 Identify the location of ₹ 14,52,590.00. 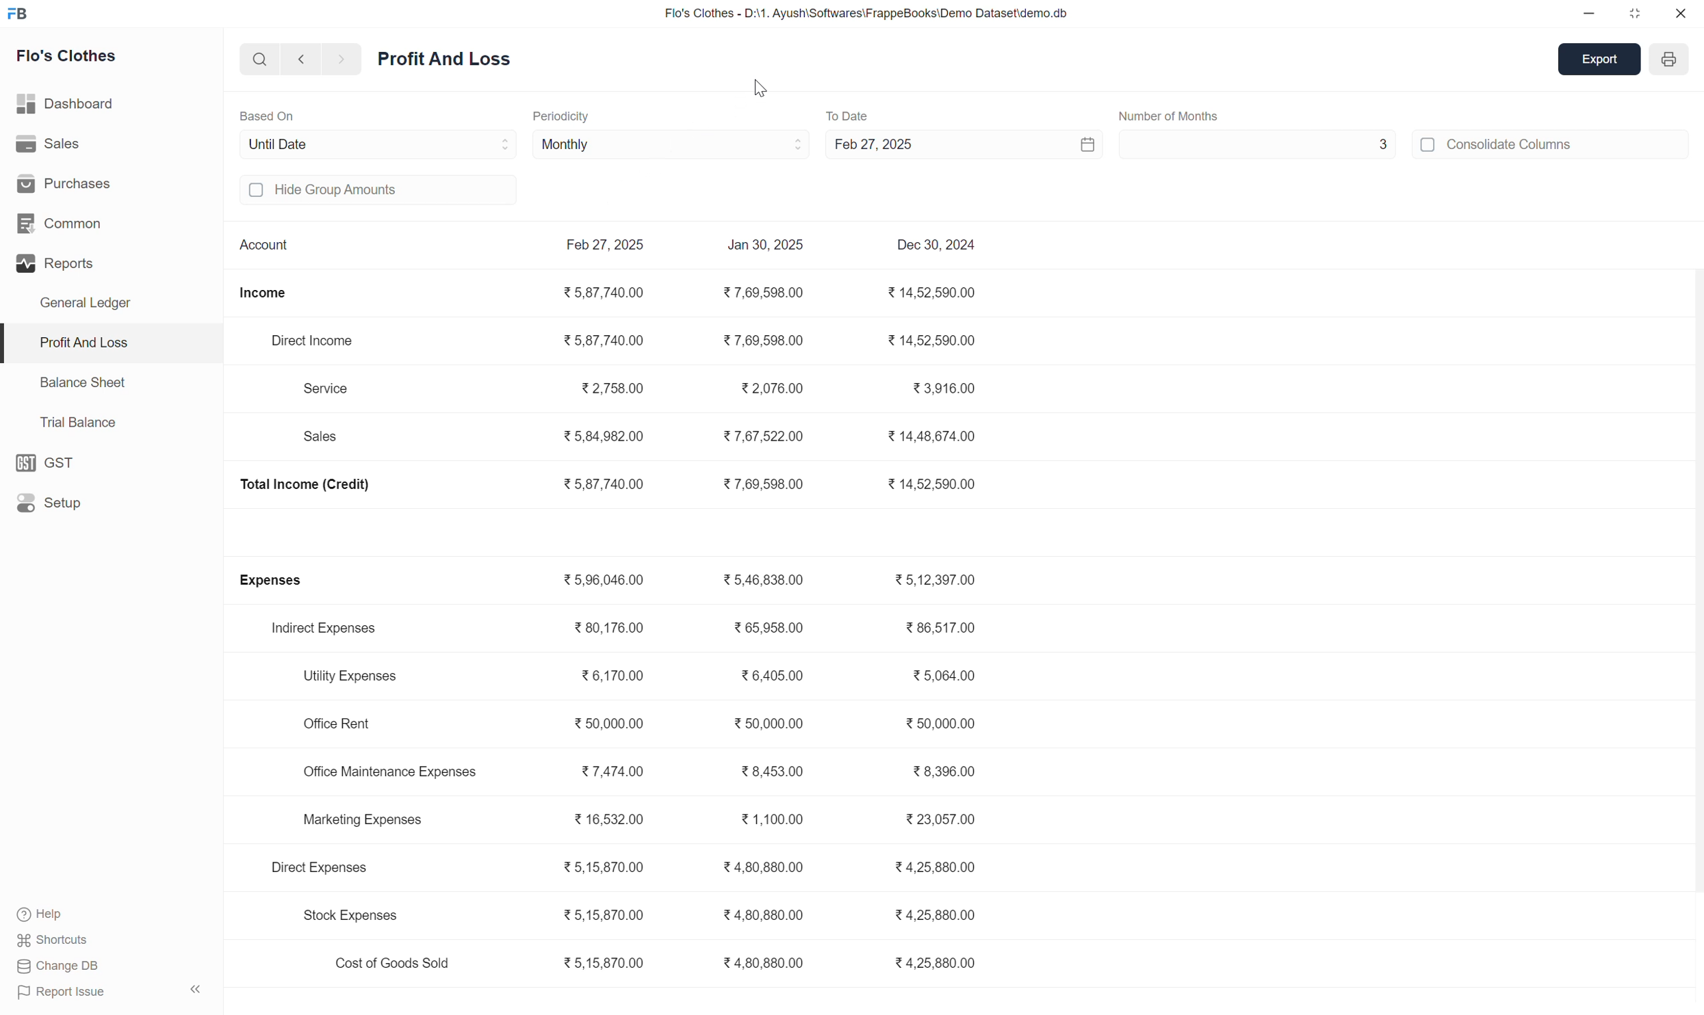
(927, 291).